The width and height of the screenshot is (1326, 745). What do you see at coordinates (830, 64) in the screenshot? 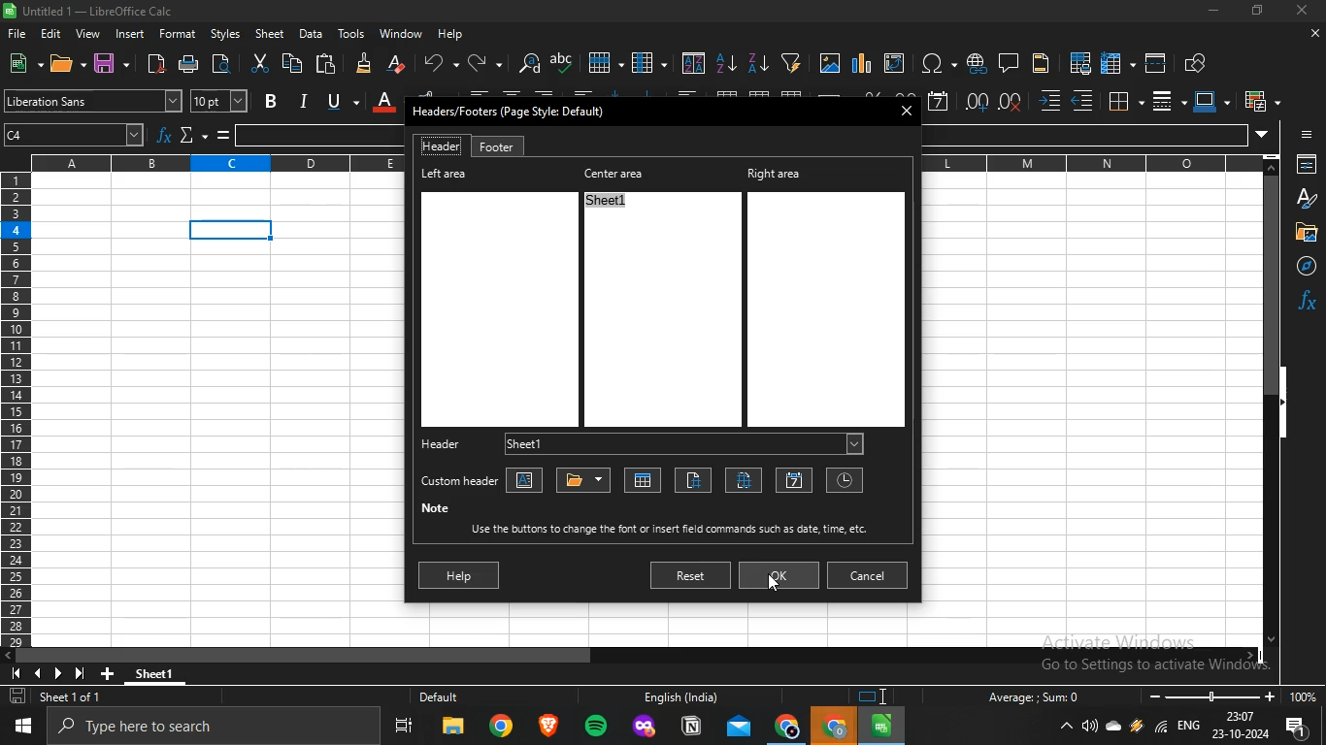
I see `insert images` at bounding box center [830, 64].